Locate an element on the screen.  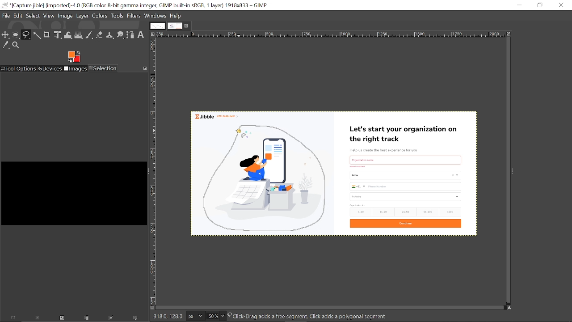
Current window is located at coordinates (135, 5).